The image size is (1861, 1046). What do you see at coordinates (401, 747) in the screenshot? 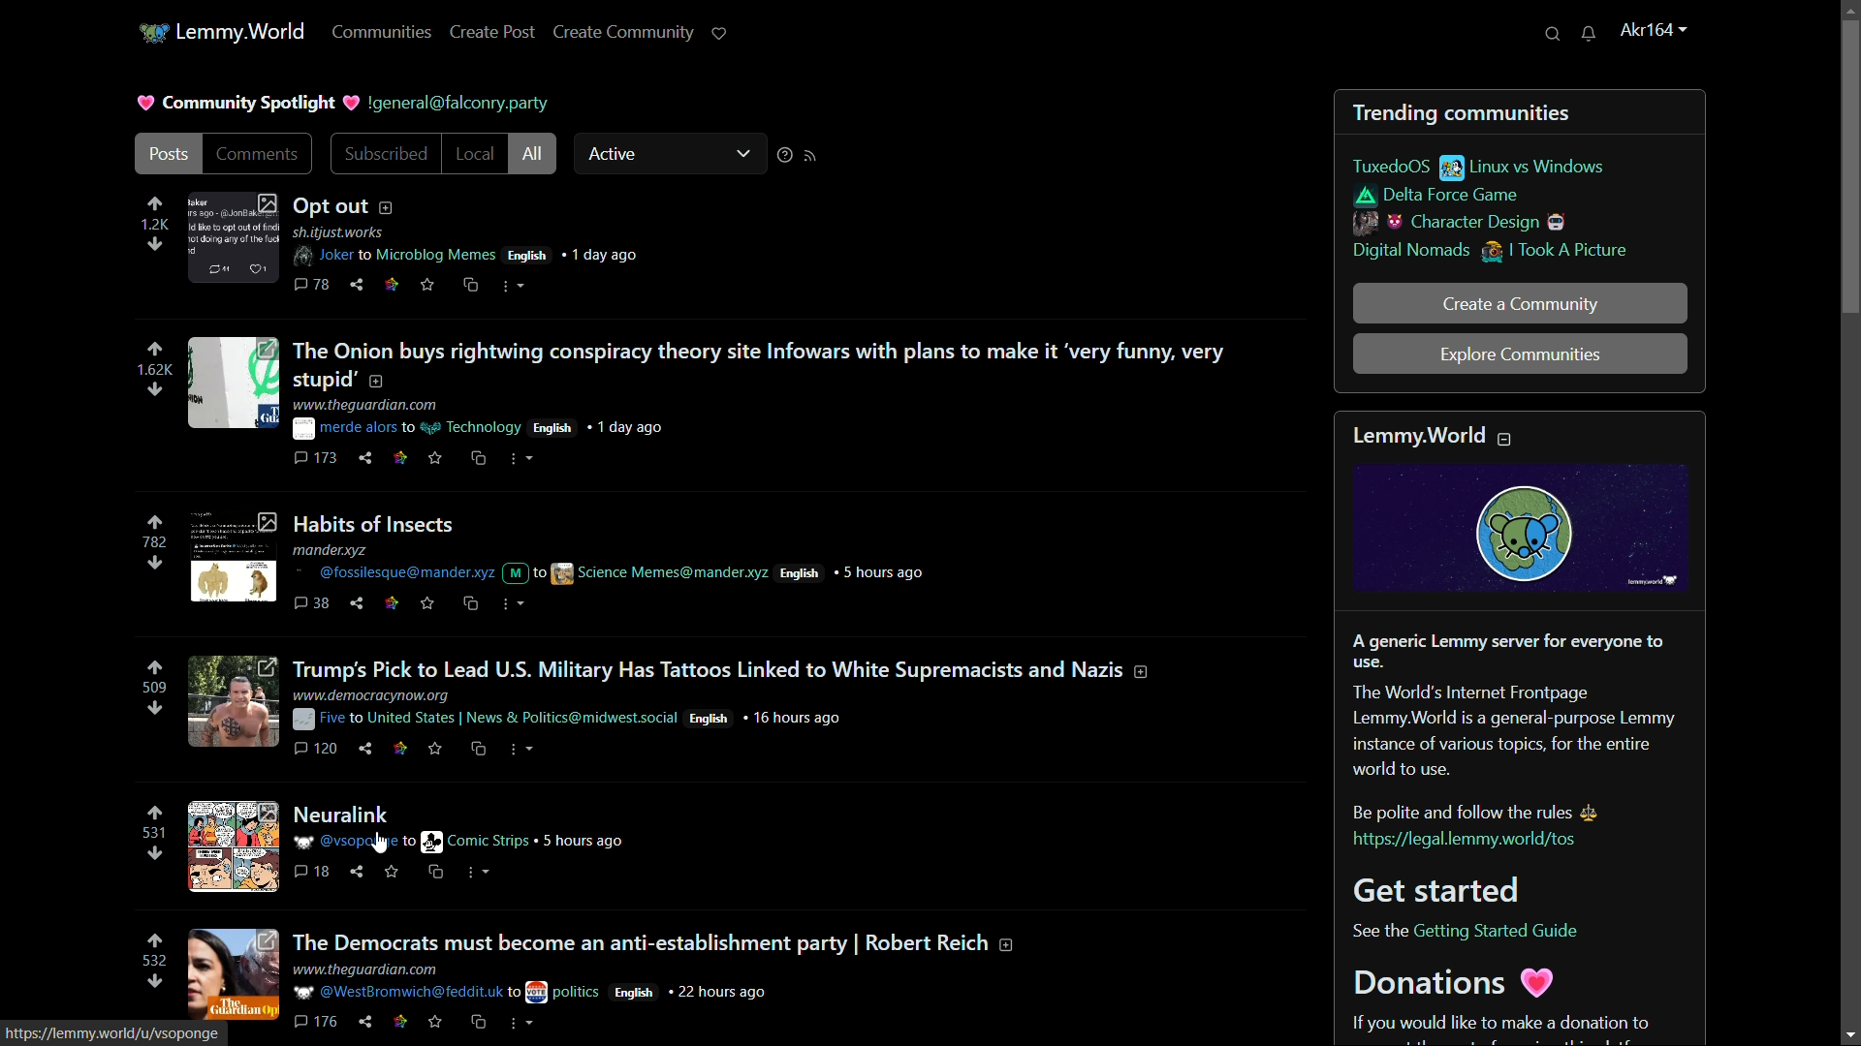
I see `link` at bounding box center [401, 747].